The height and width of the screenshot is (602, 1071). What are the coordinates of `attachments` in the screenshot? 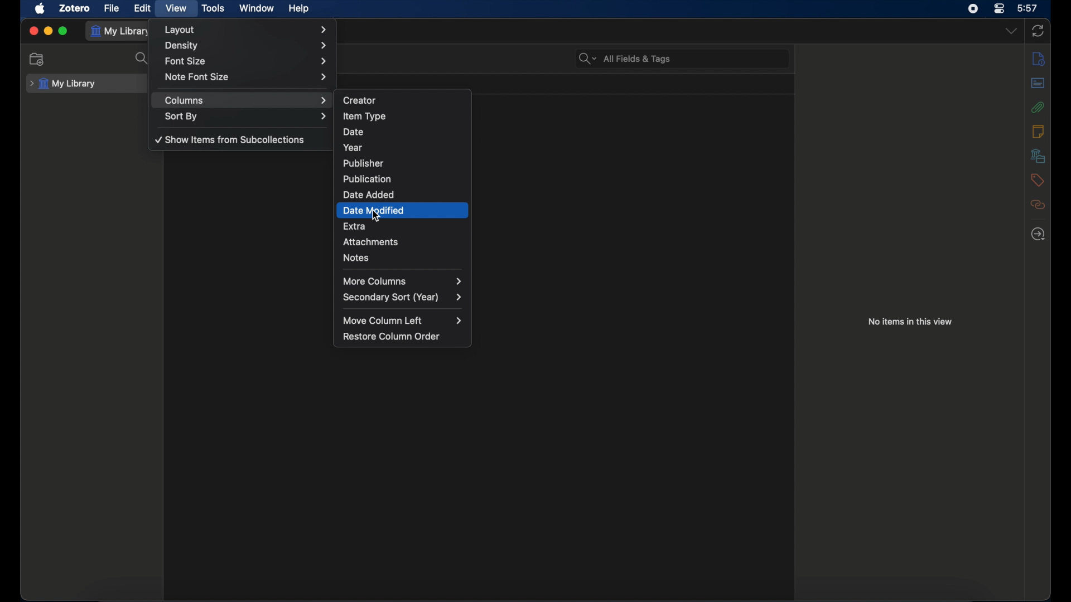 It's located at (404, 241).